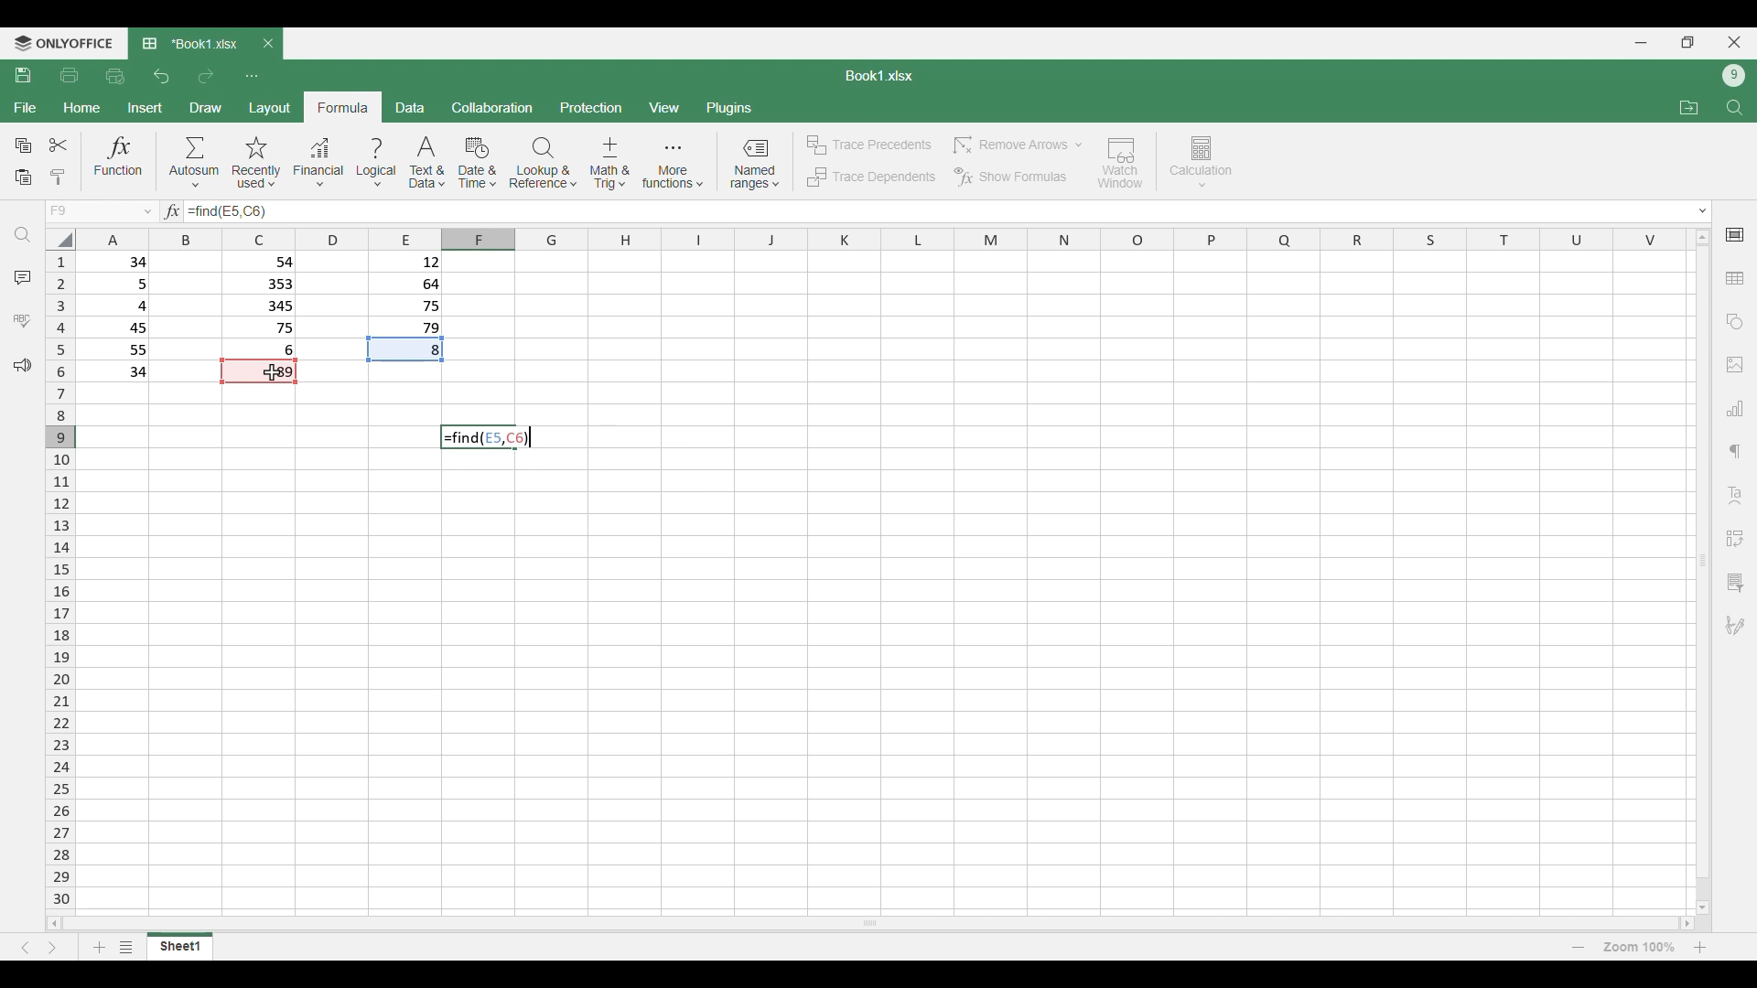 The width and height of the screenshot is (1757, 988). I want to click on Insert shapes, so click(1735, 322).